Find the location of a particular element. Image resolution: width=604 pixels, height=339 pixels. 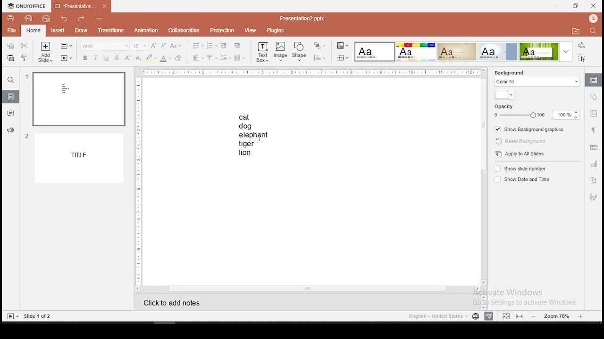

find is located at coordinates (592, 31).